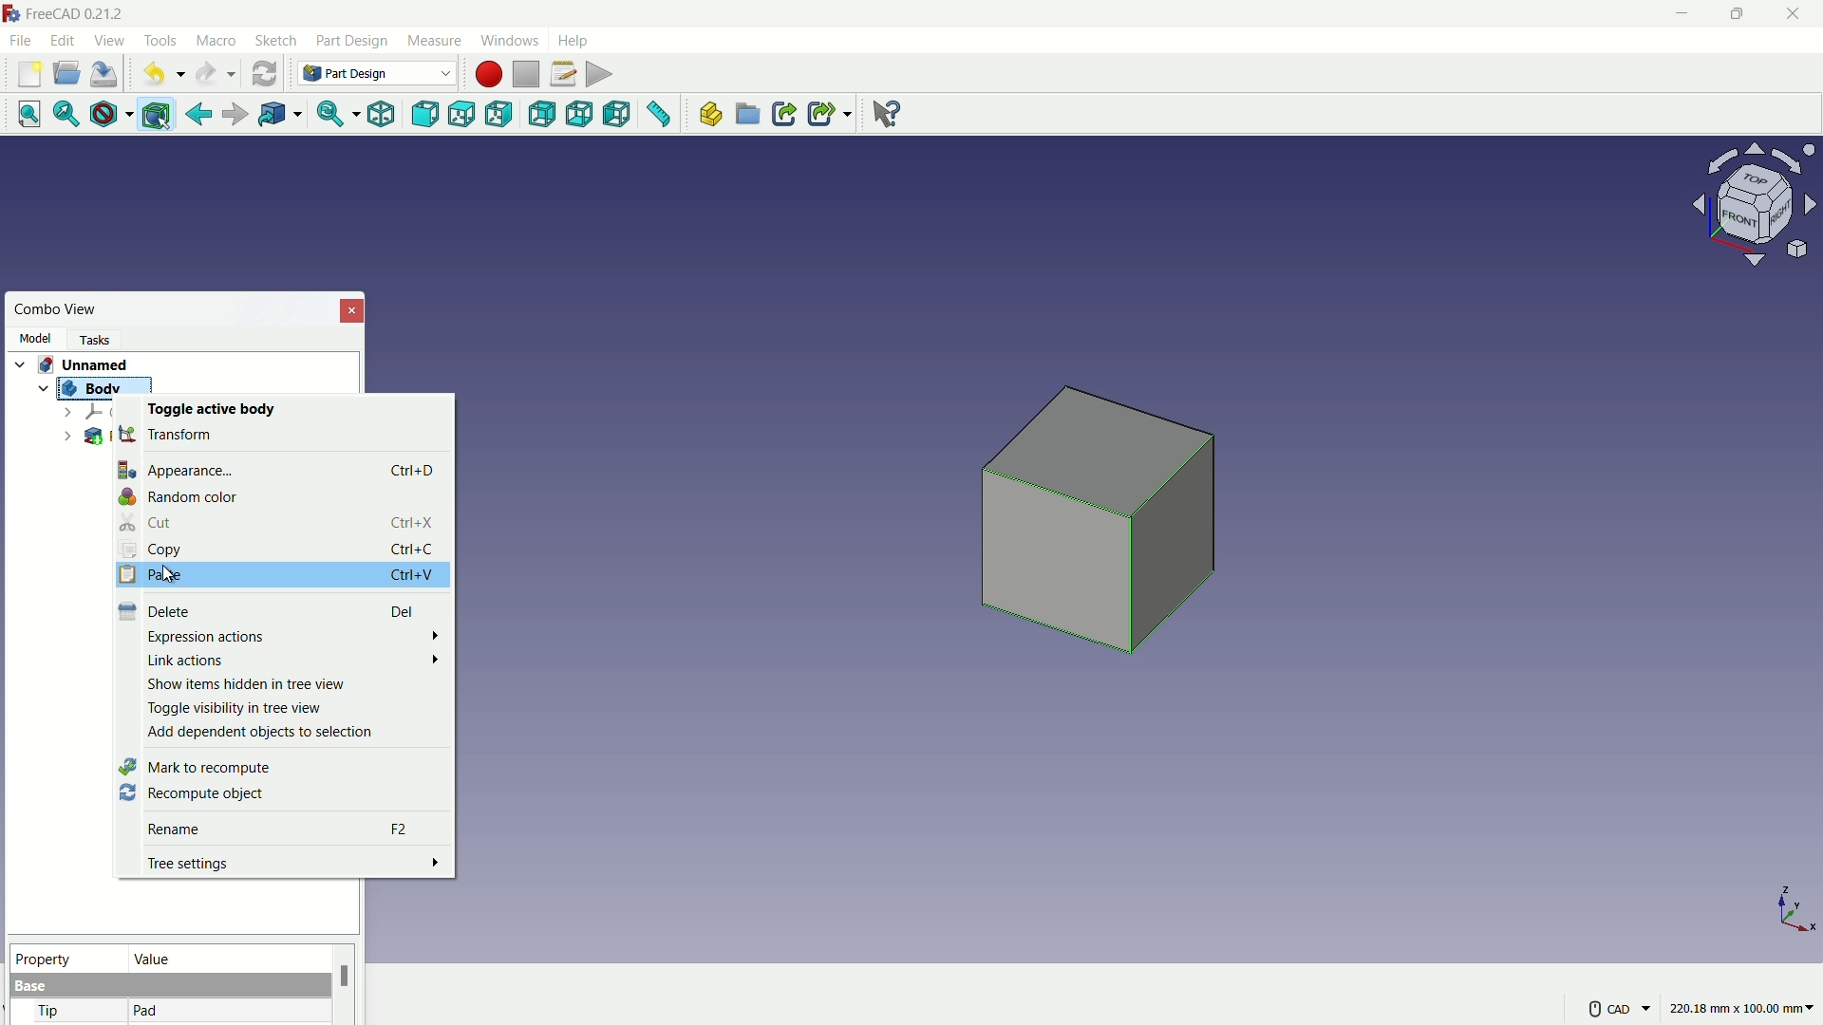 The height and width of the screenshot is (1025, 1823). I want to click on CAD, so click(1617, 1007).